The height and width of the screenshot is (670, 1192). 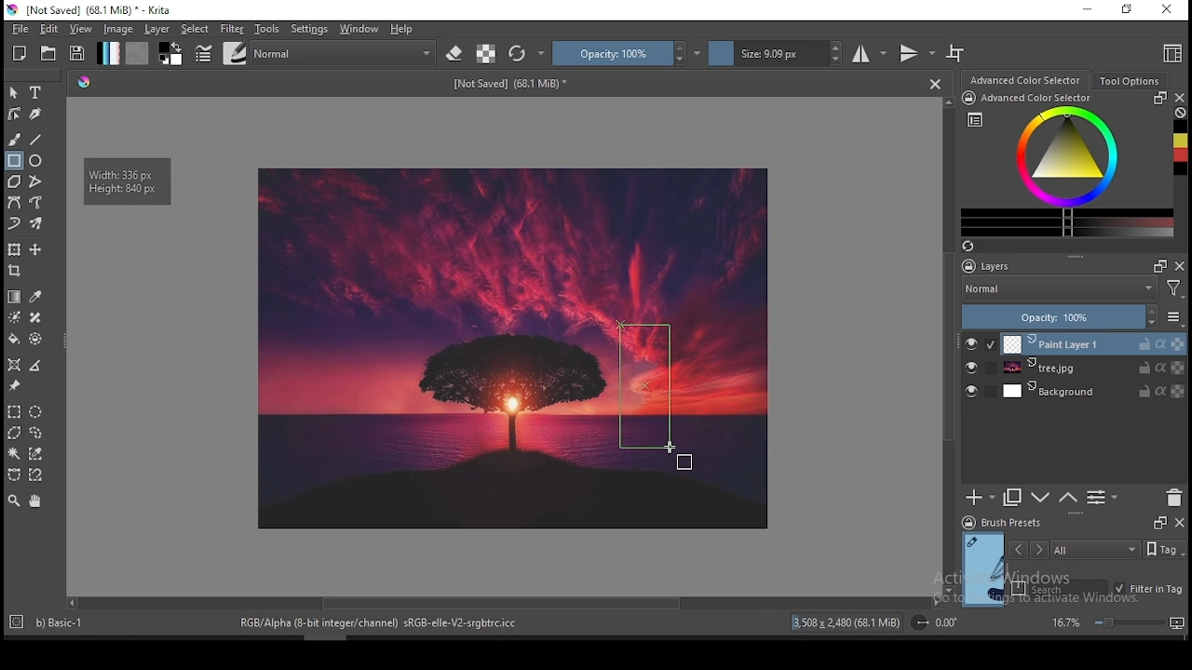 I want to click on window, so click(x=359, y=29).